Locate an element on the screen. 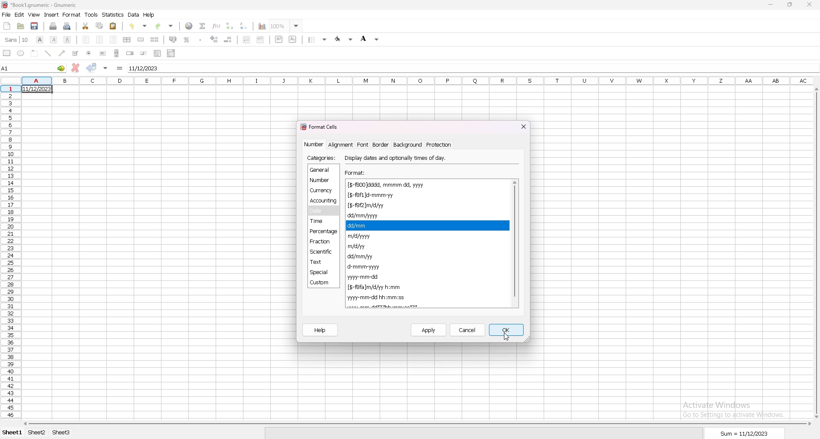 The height and width of the screenshot is (439, 820). italic is located at coordinates (53, 40).